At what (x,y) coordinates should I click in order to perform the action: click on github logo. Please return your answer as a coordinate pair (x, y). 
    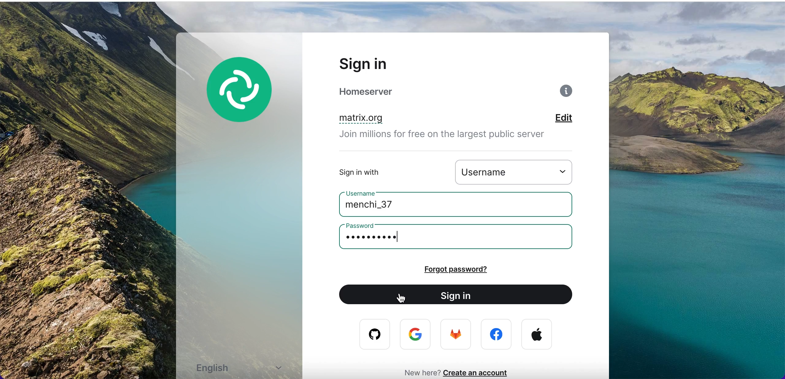
    Looking at the image, I should click on (370, 335).